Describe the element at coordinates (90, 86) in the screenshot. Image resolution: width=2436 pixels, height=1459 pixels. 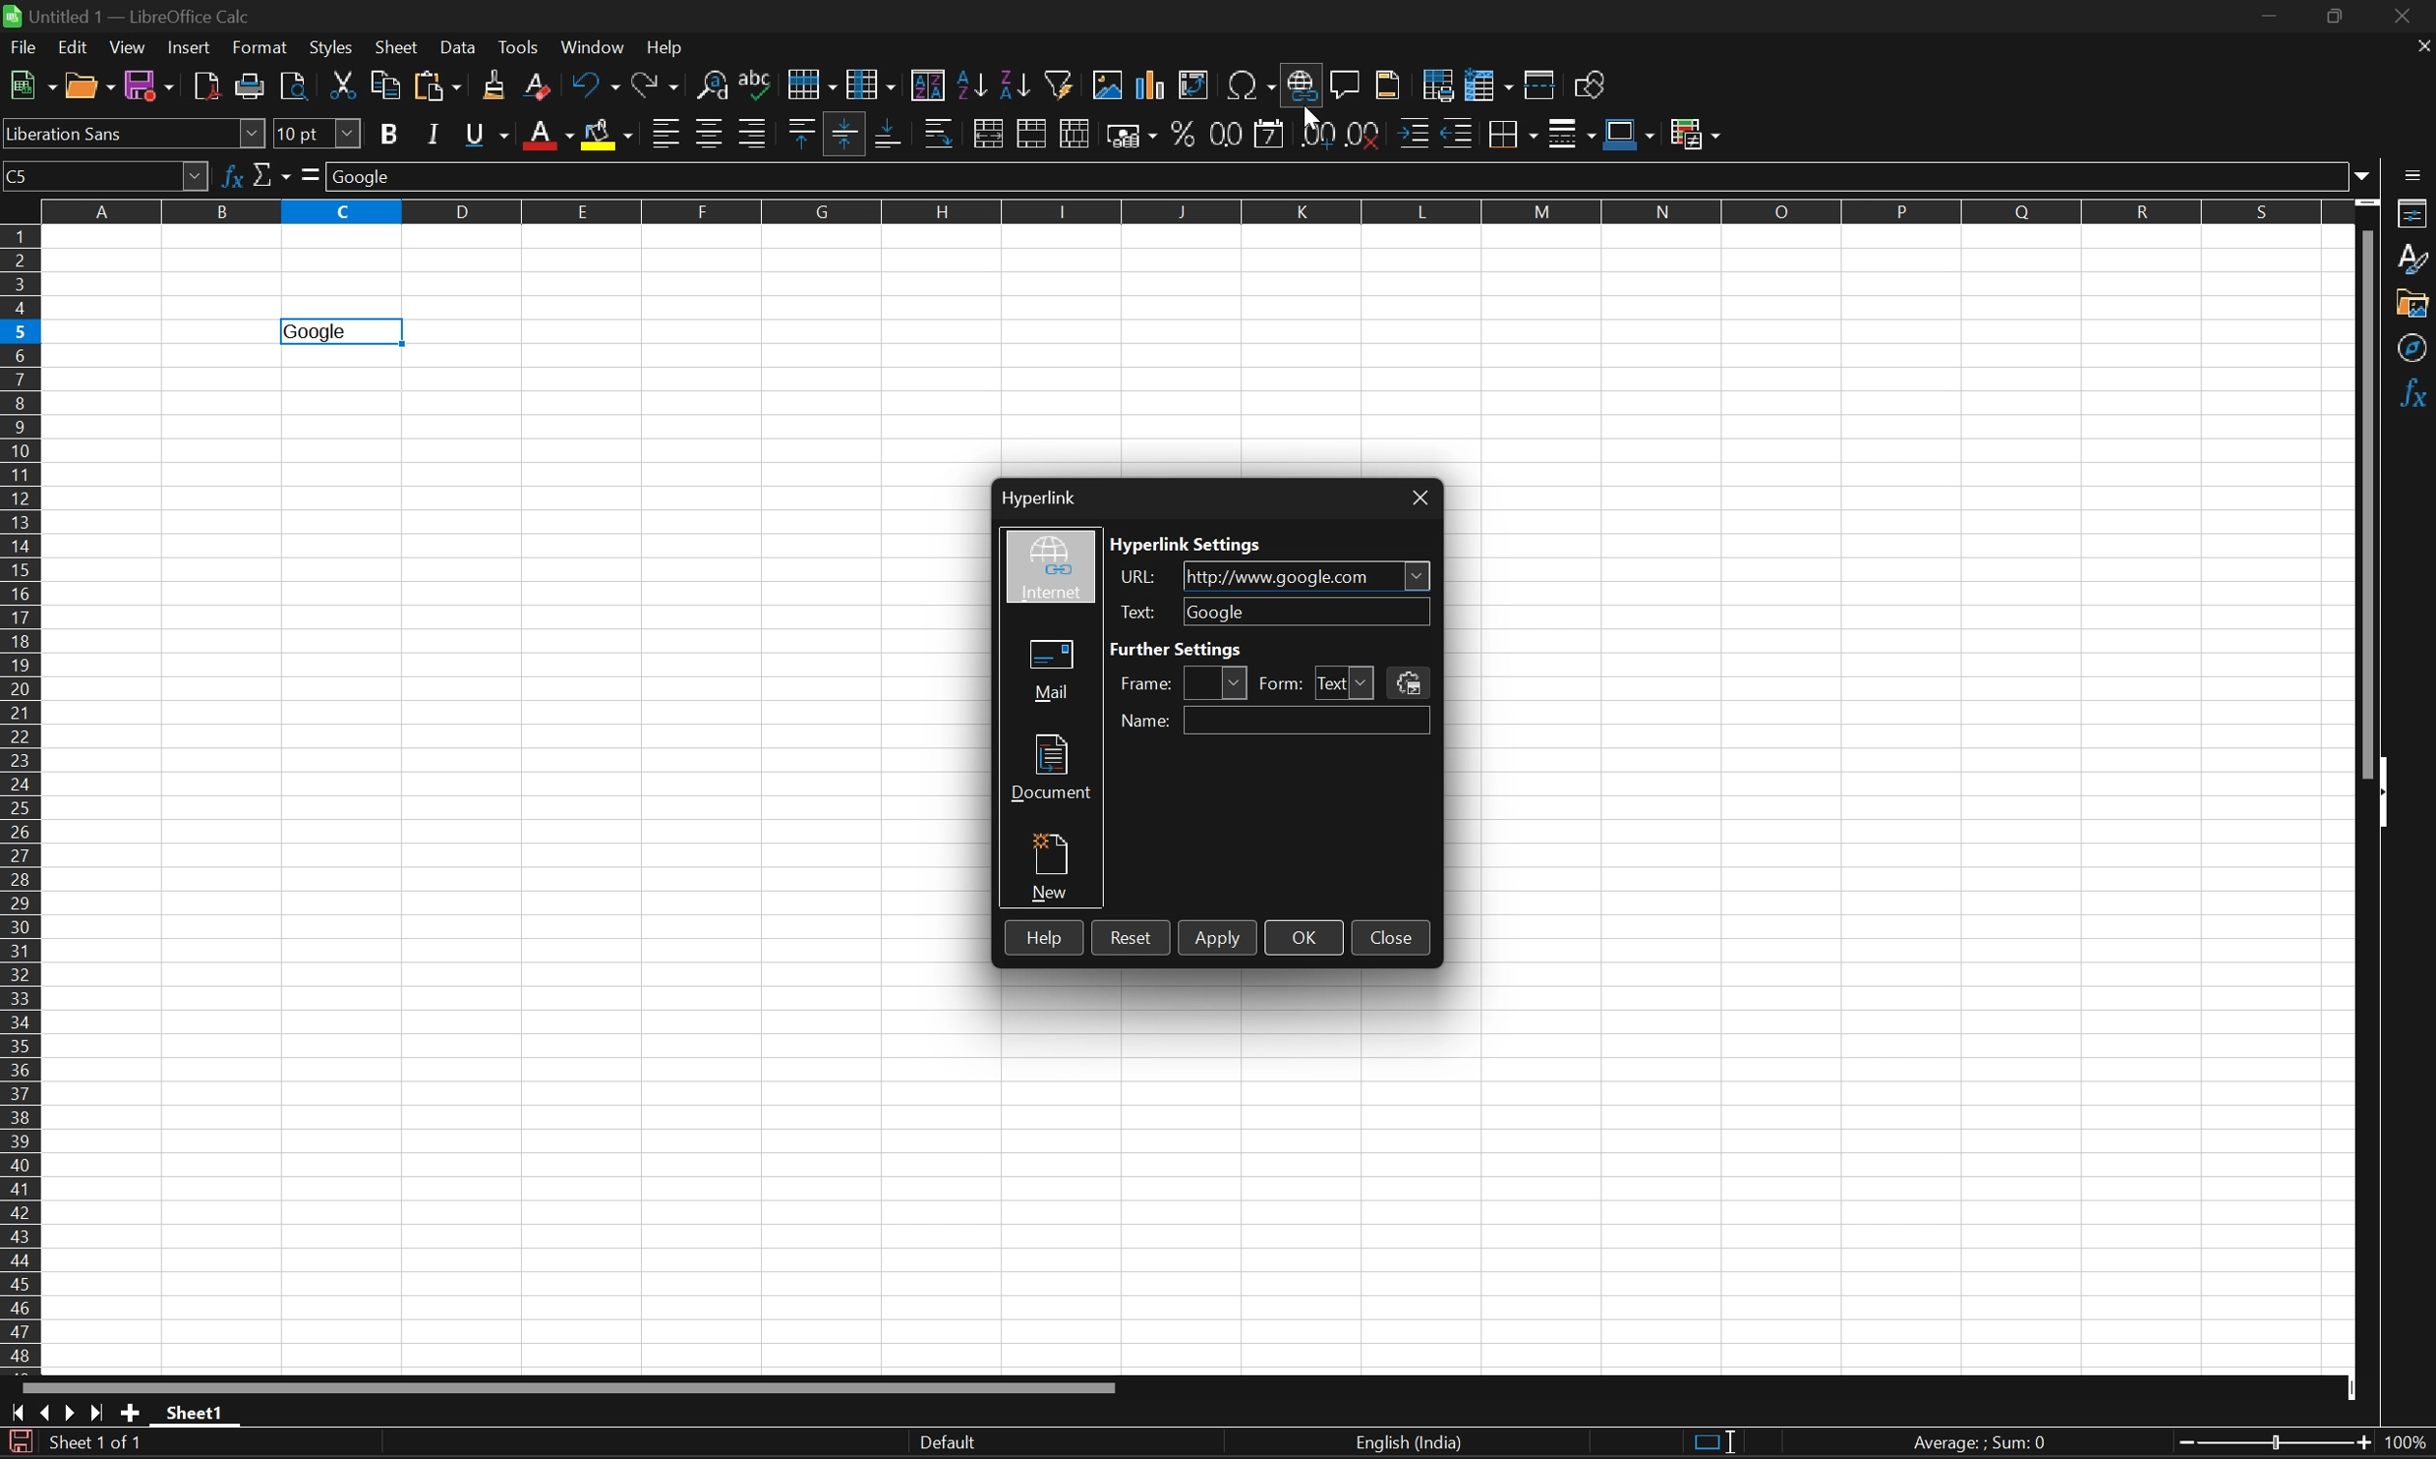
I see `Open` at that location.